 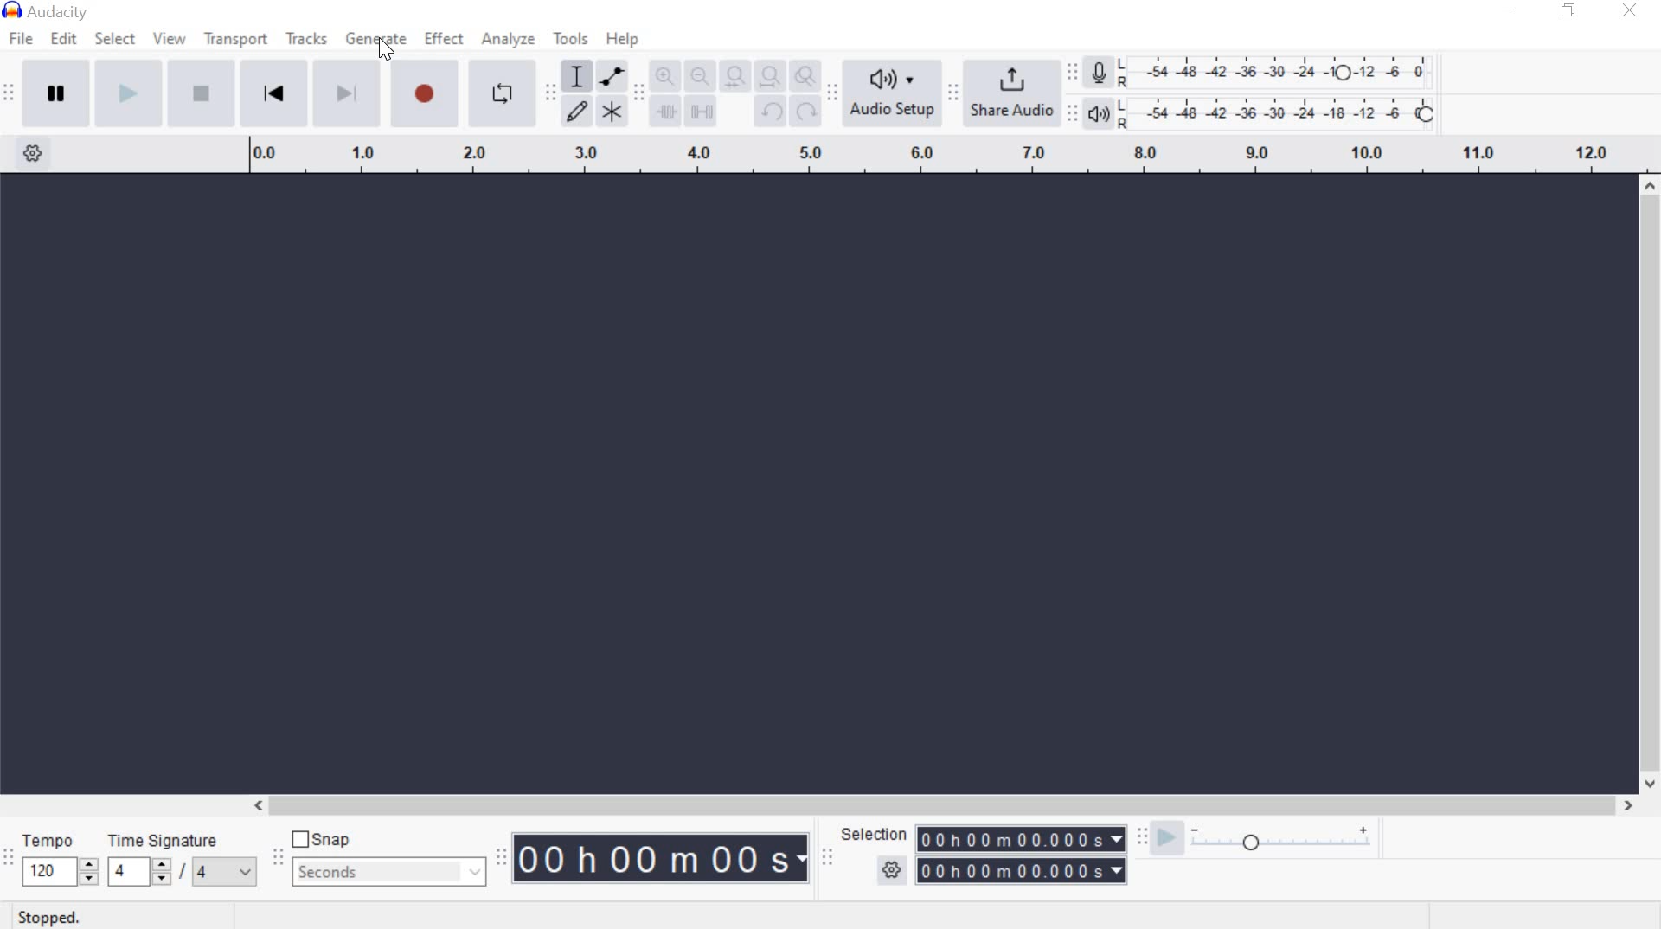 What do you see at coordinates (125, 93) in the screenshot?
I see `Play` at bounding box center [125, 93].